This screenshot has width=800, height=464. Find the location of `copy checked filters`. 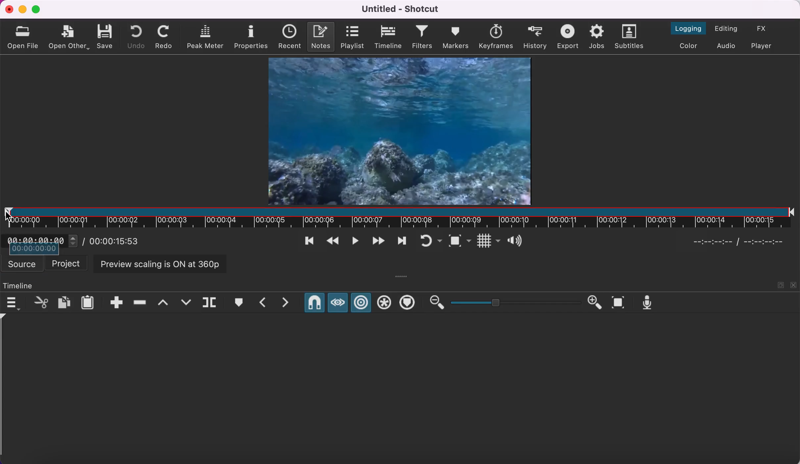

copy checked filters is located at coordinates (63, 302).